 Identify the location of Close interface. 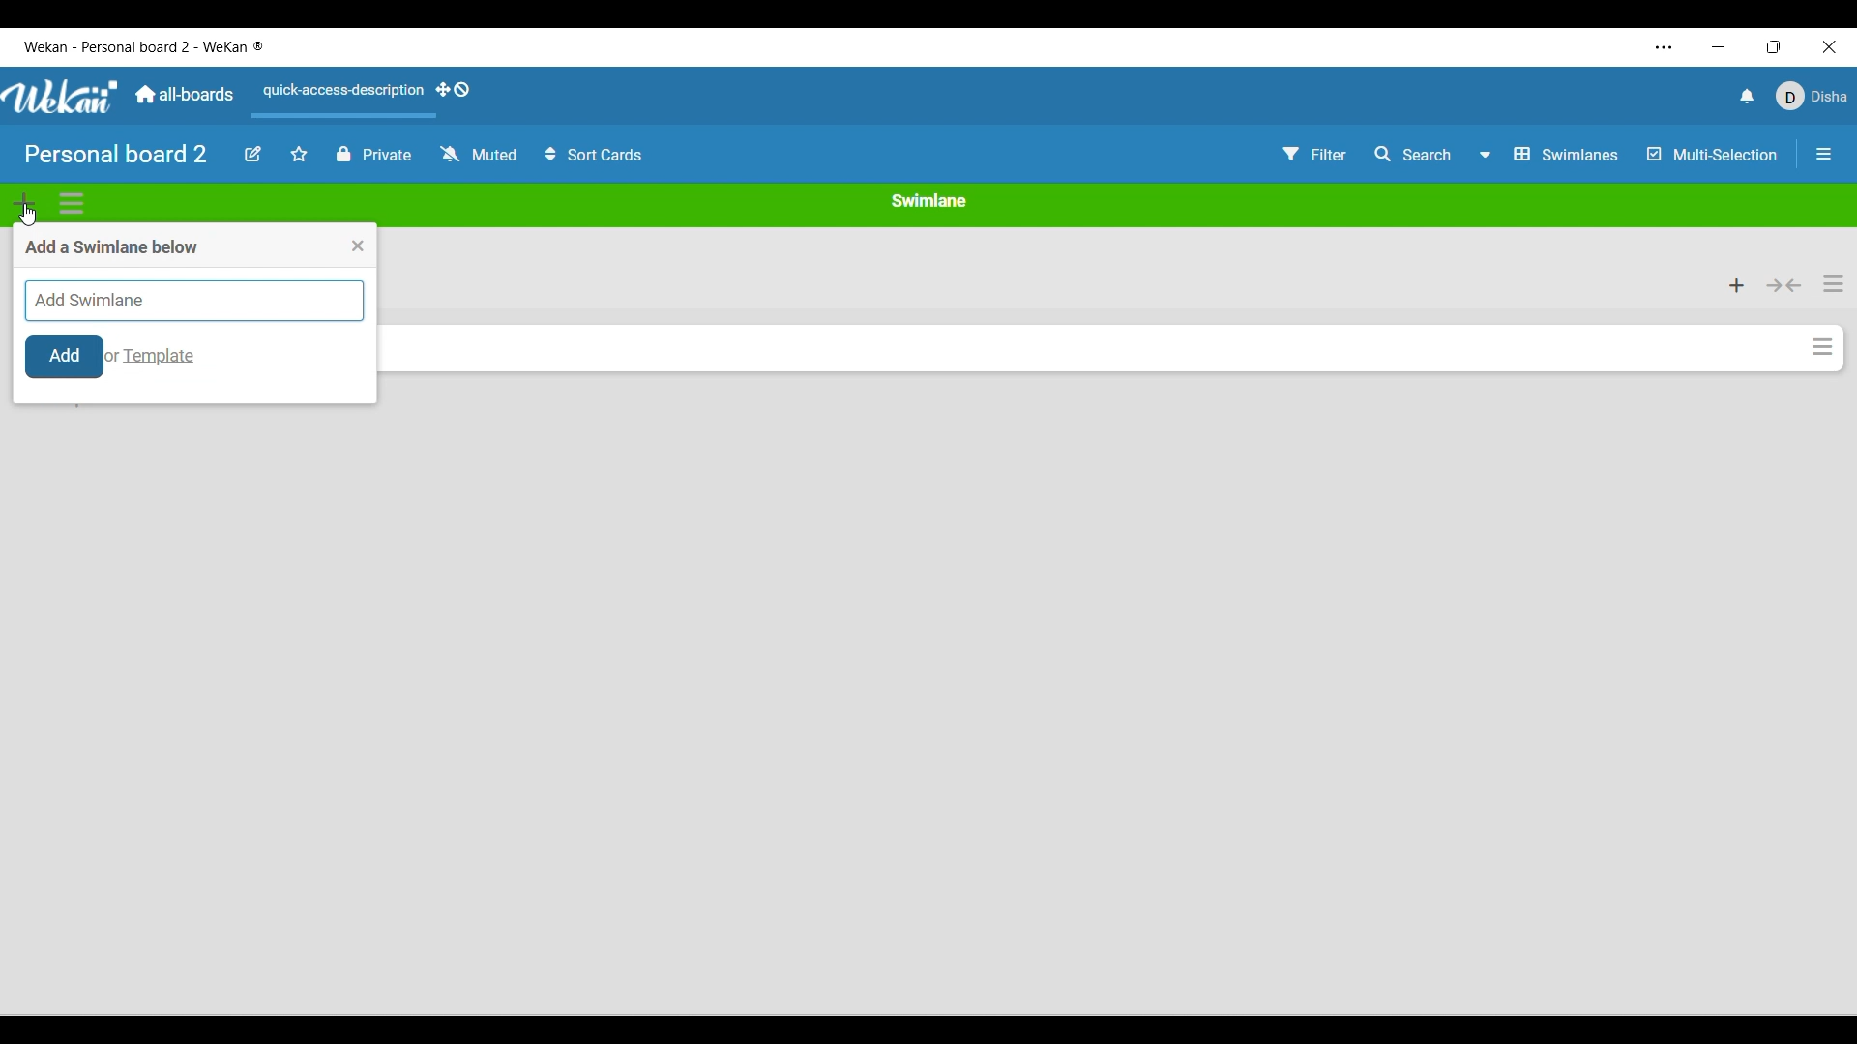
(1830, 47).